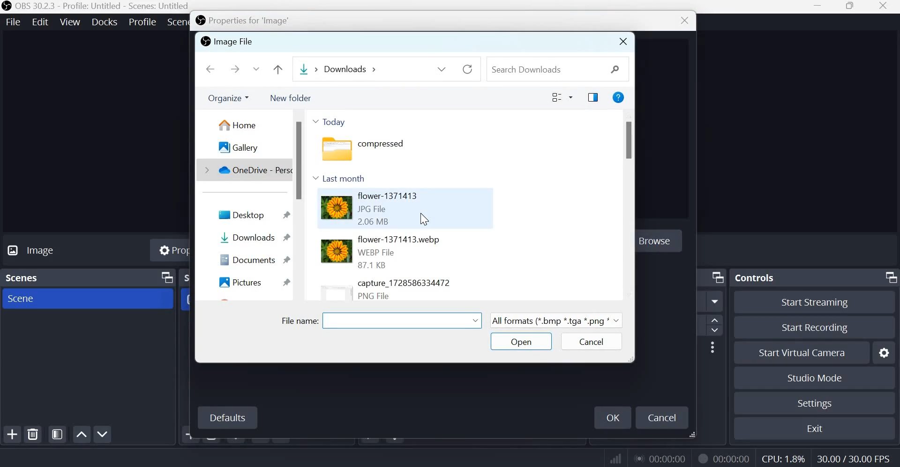 This screenshot has width=900, height=467. What do you see at coordinates (277, 68) in the screenshot?
I see `up to "desktop"` at bounding box center [277, 68].